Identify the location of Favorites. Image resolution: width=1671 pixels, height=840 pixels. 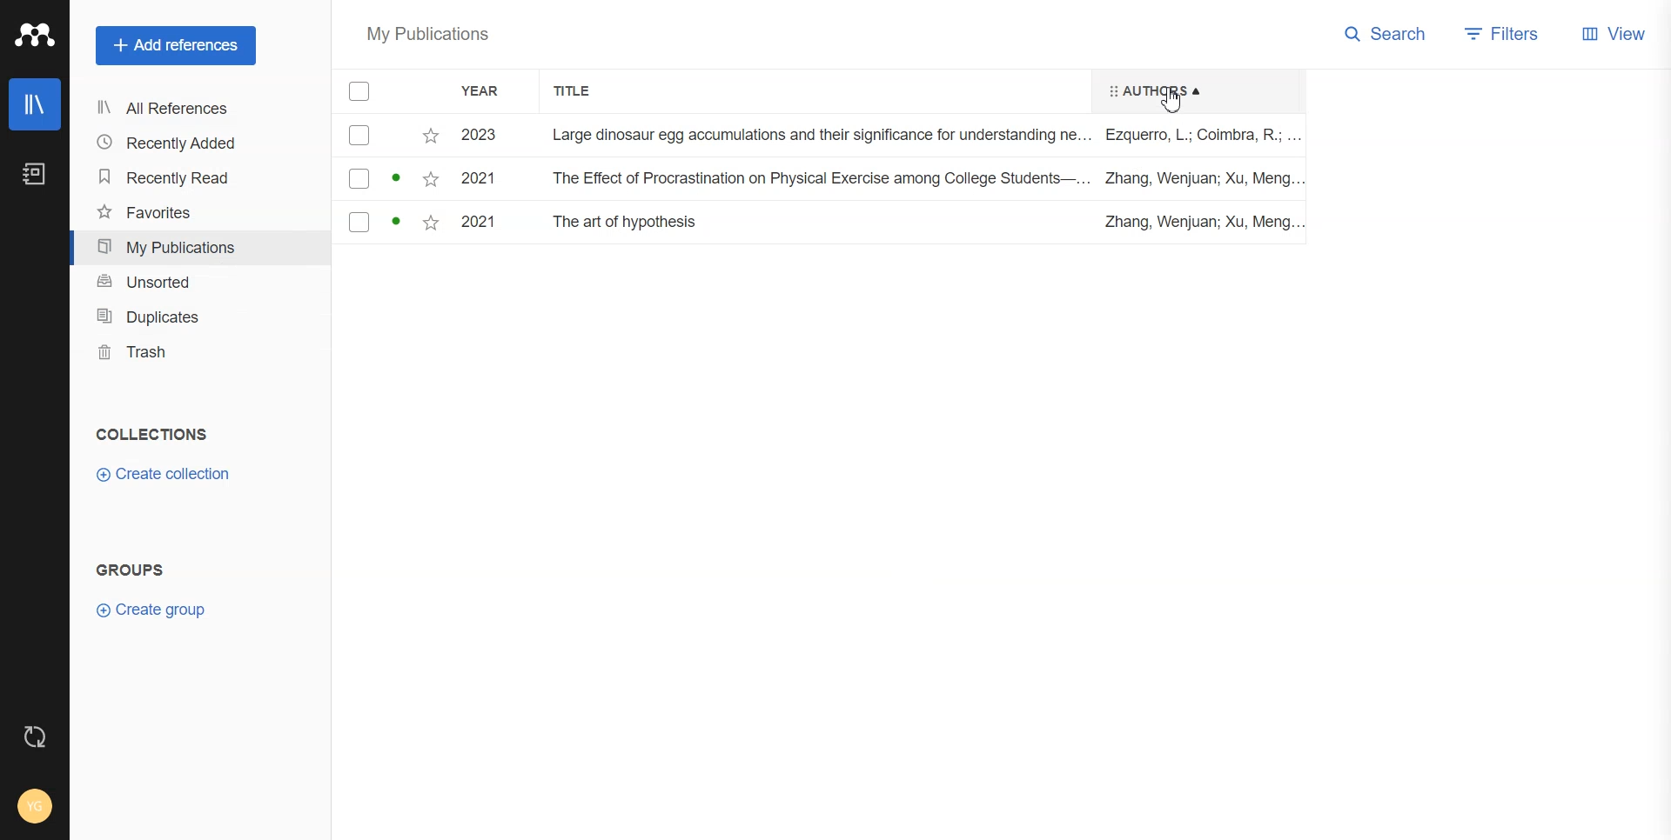
(433, 134).